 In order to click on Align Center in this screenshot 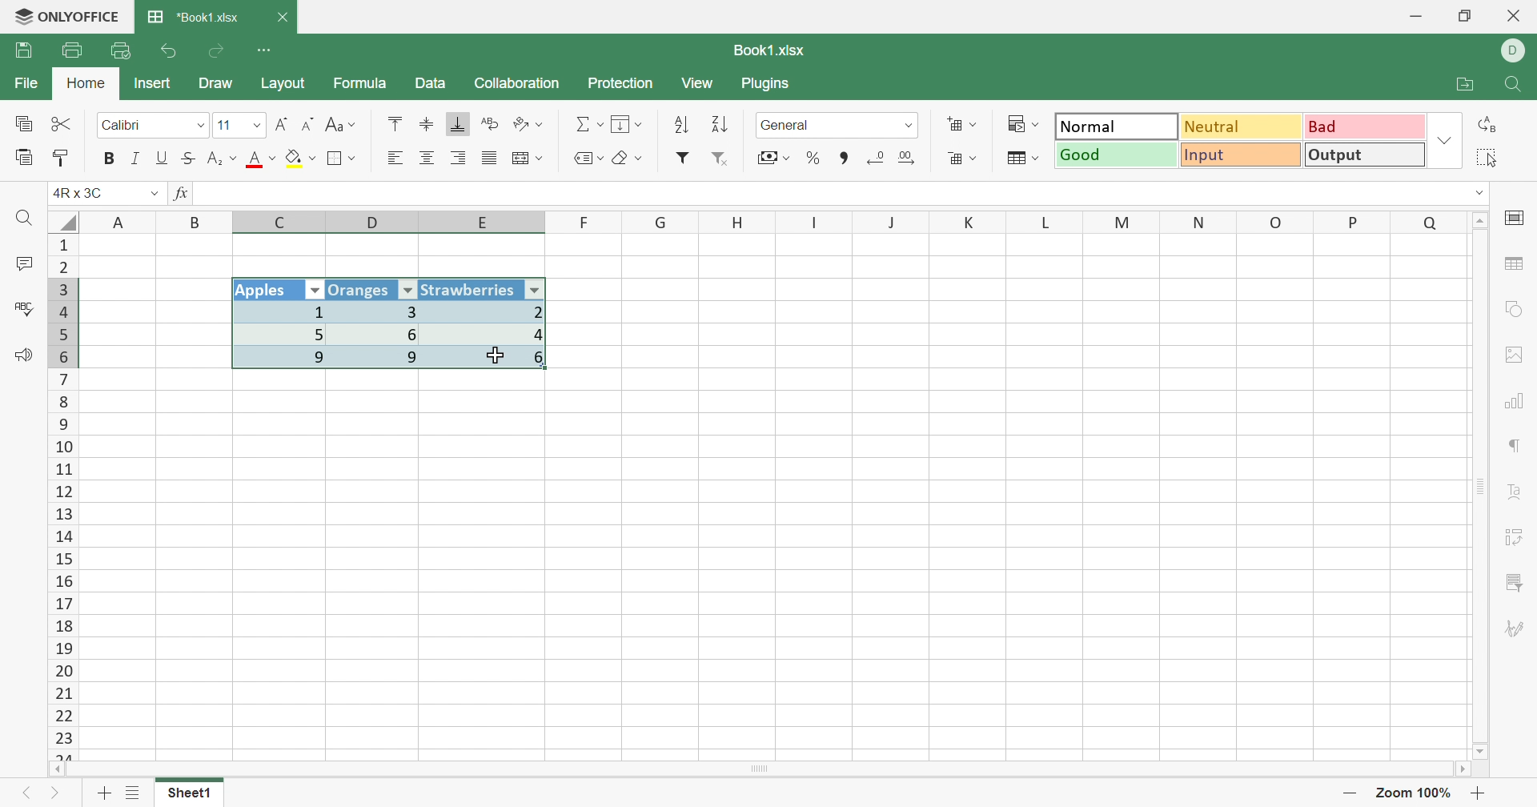, I will do `click(427, 159)`.